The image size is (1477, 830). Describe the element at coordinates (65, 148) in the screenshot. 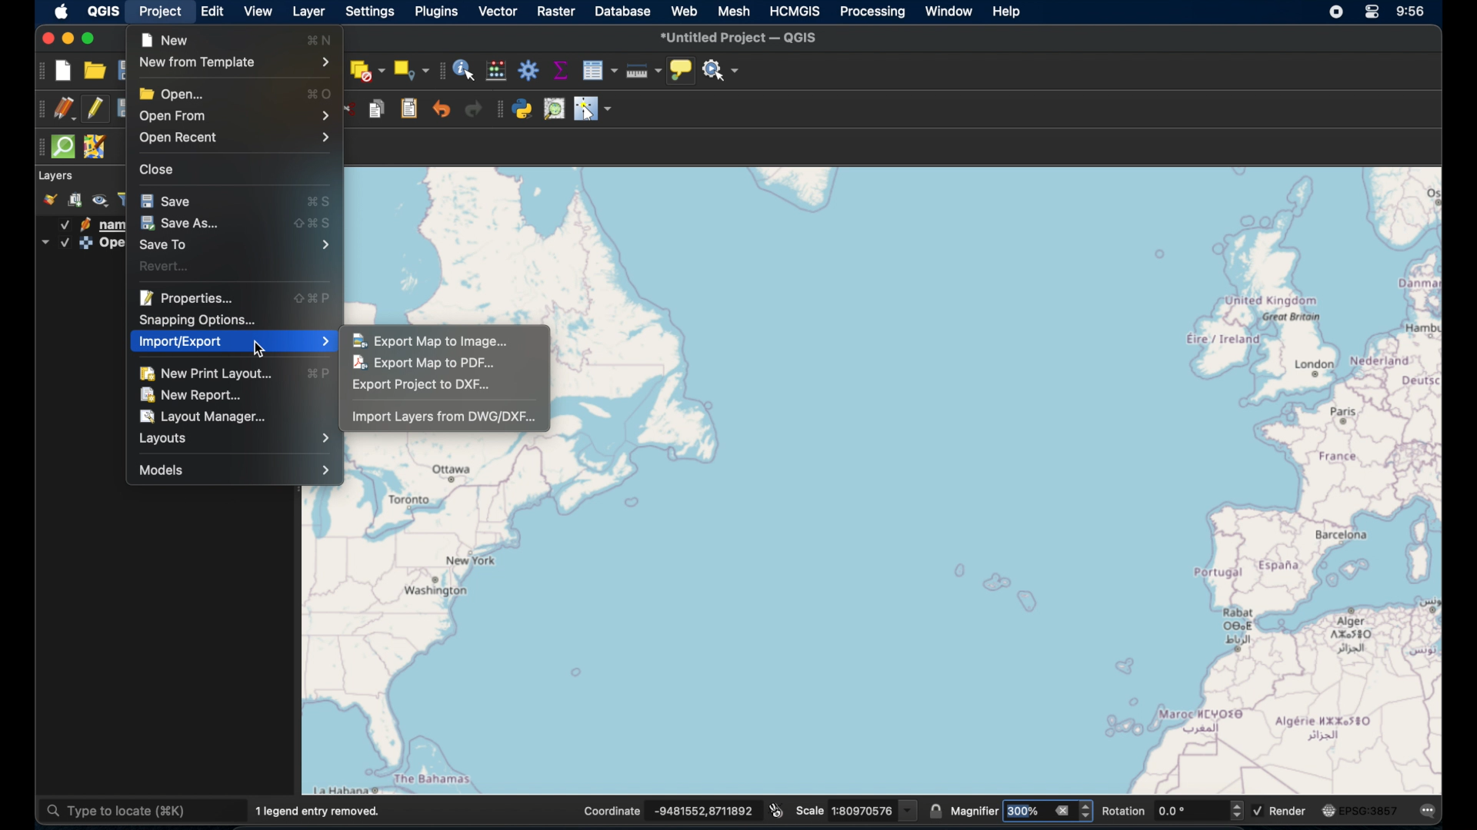

I see `quick som` at that location.